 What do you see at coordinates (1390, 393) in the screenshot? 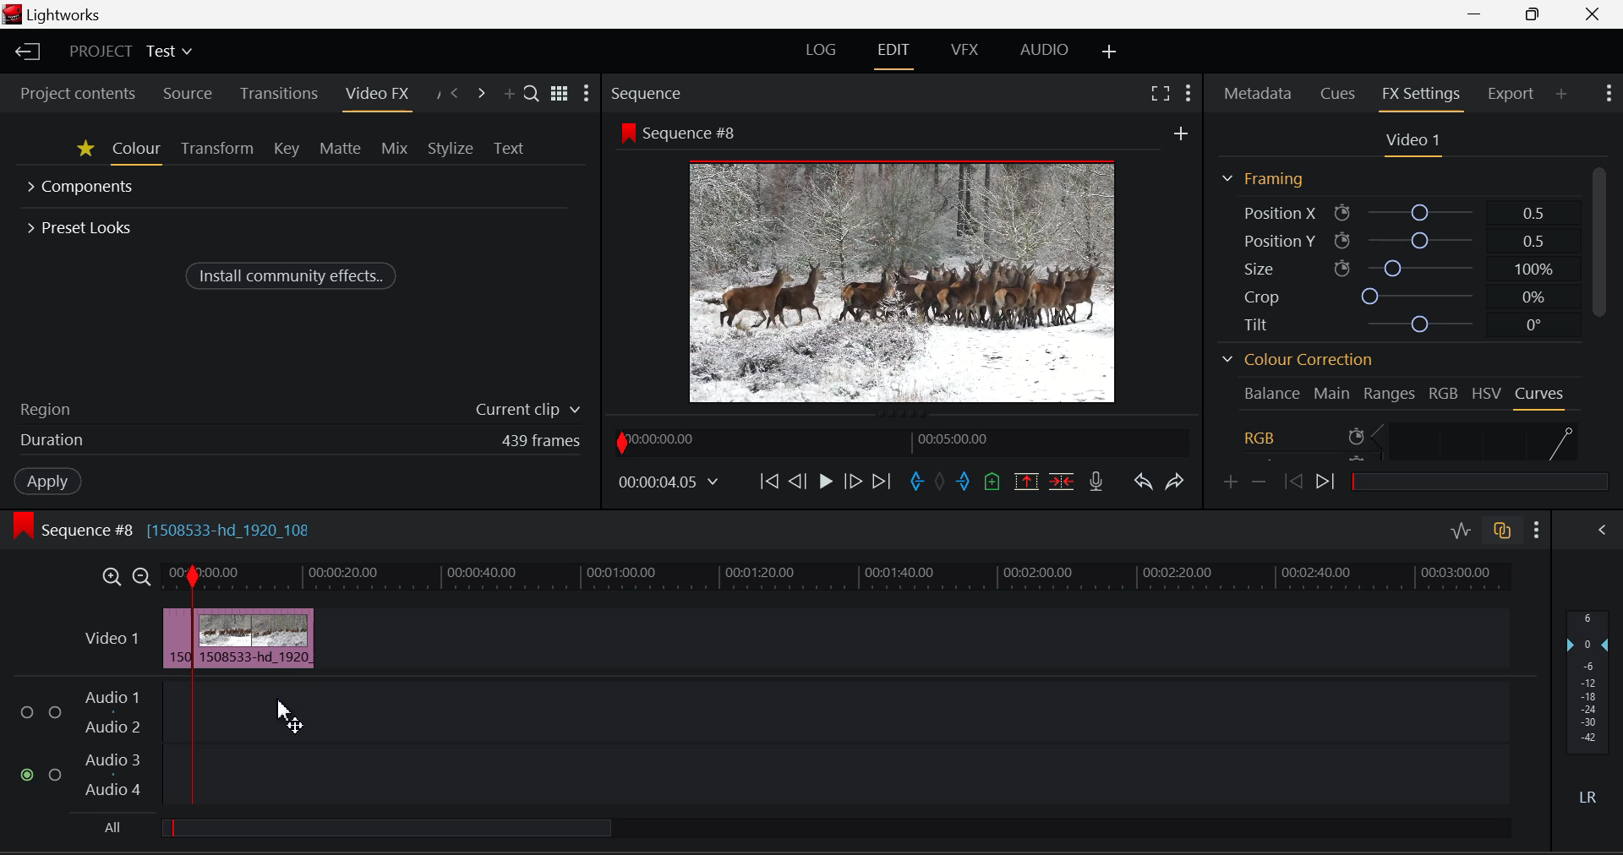
I see `Ranges` at bounding box center [1390, 393].